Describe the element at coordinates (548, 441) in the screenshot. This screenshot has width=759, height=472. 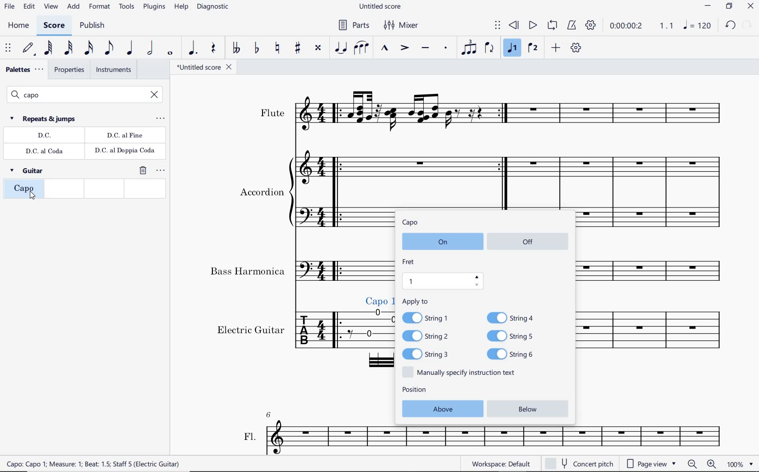
I see `FL` at that location.